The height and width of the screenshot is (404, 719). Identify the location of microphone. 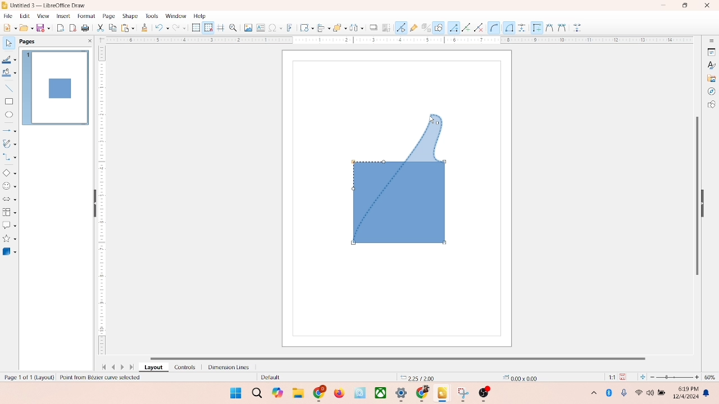
(625, 393).